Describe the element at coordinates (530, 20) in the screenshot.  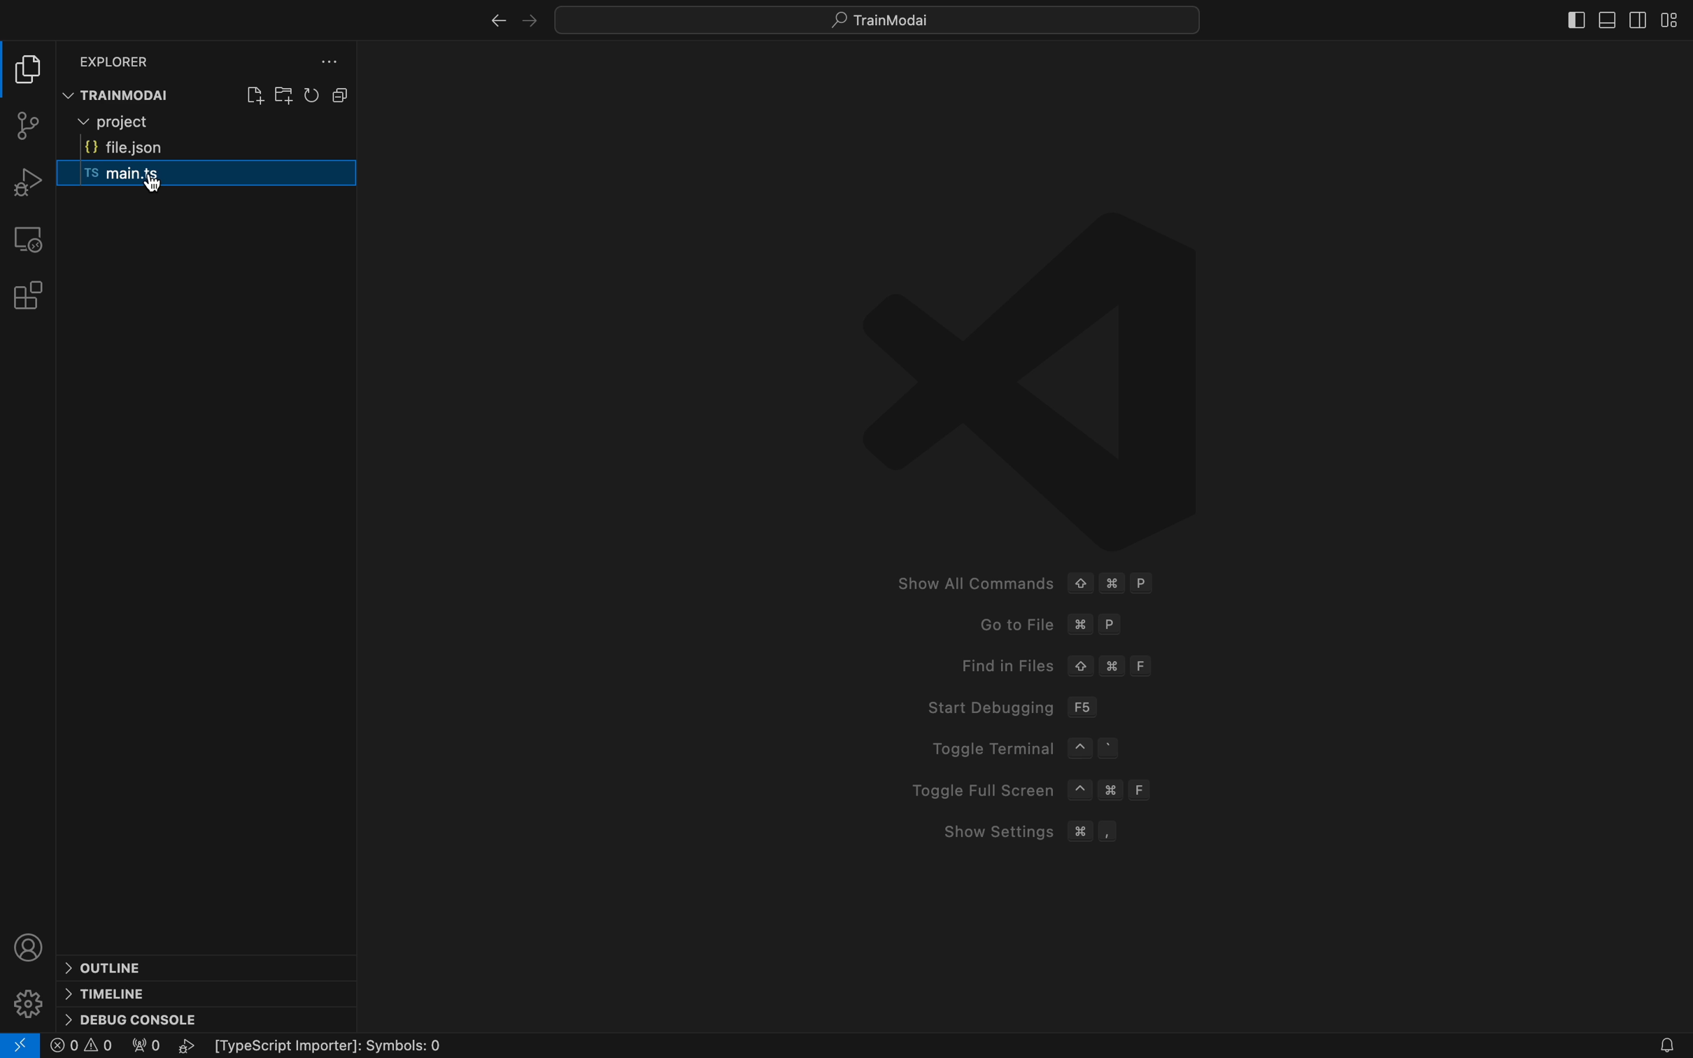
I see `left arrow` at that location.